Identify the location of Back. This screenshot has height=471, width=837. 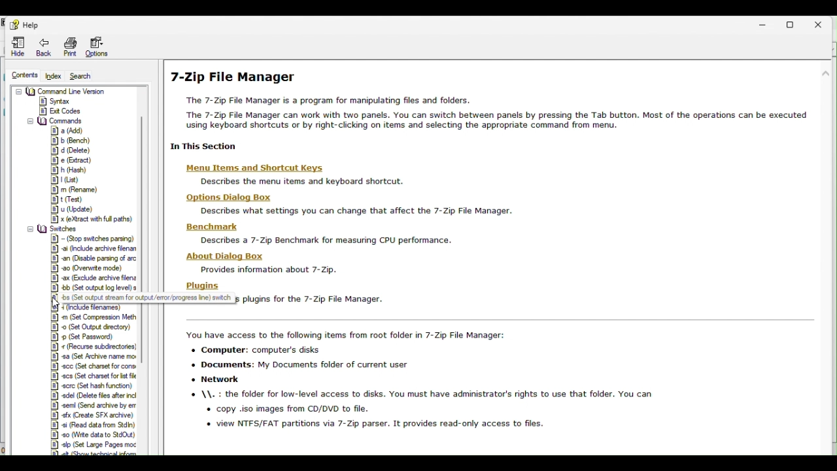
(47, 50).